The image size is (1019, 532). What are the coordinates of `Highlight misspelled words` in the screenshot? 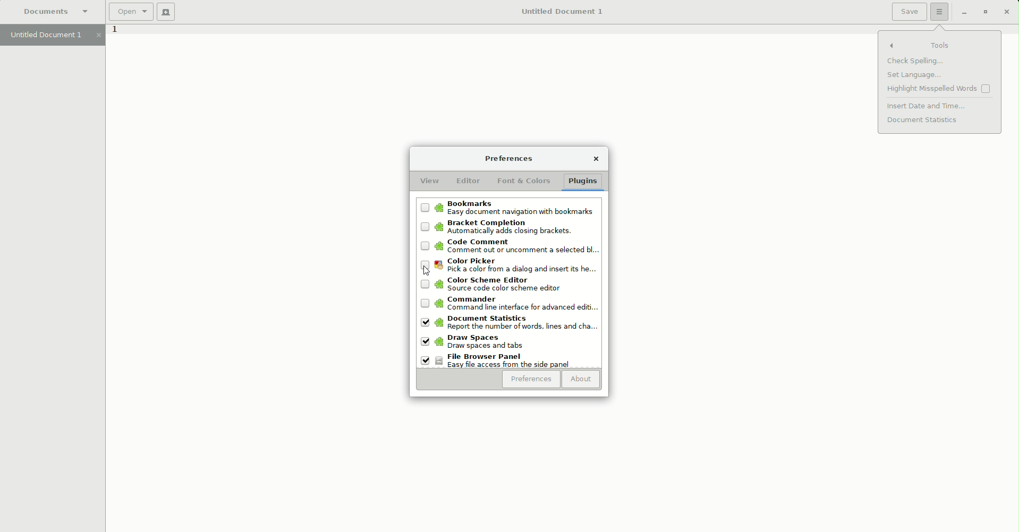 It's located at (940, 90).